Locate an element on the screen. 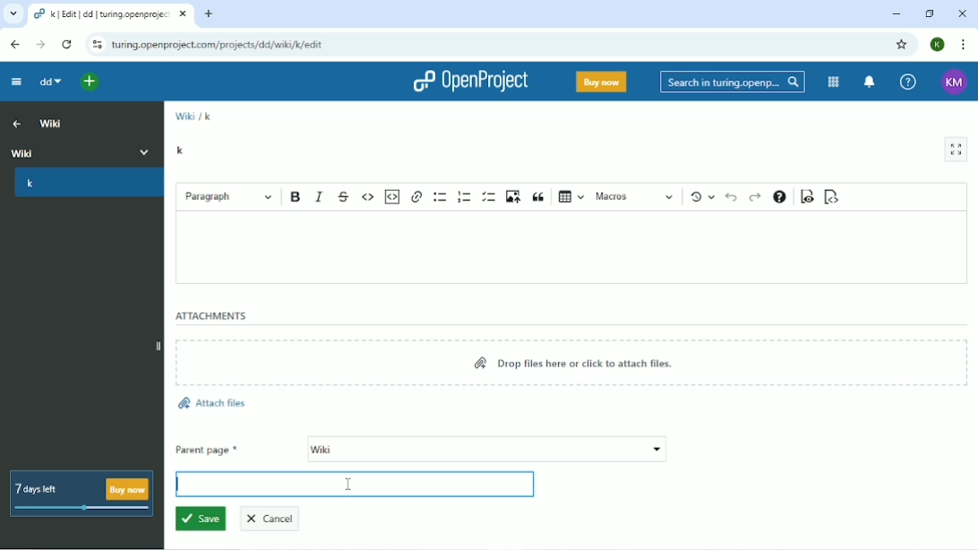 This screenshot has height=550, width=978. New tab is located at coordinates (210, 13).